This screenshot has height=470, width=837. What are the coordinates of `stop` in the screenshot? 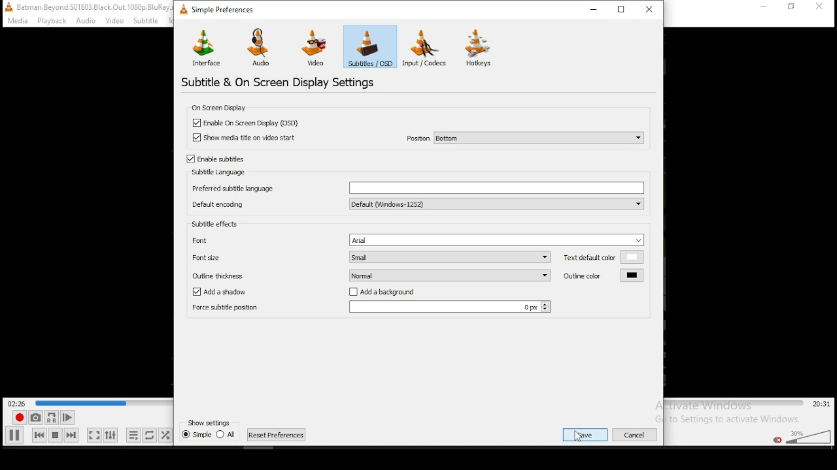 It's located at (55, 435).